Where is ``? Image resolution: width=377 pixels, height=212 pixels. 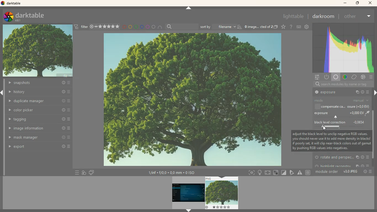
 is located at coordinates (38, 82).